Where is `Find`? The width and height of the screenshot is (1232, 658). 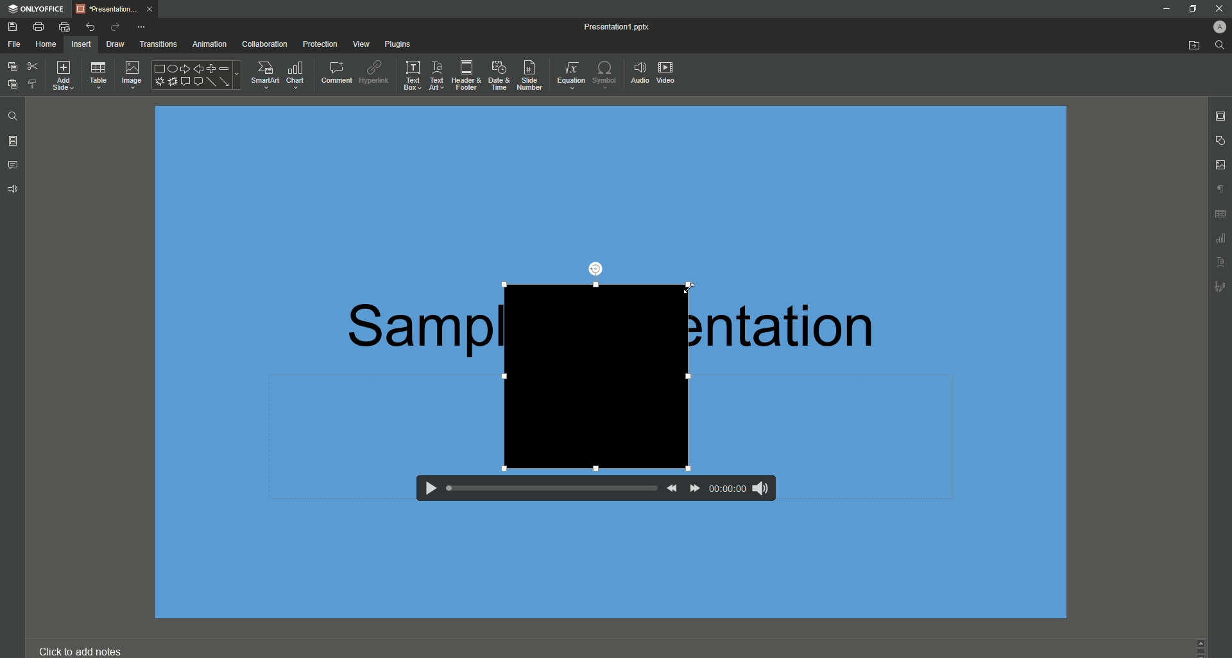 Find is located at coordinates (1218, 45).